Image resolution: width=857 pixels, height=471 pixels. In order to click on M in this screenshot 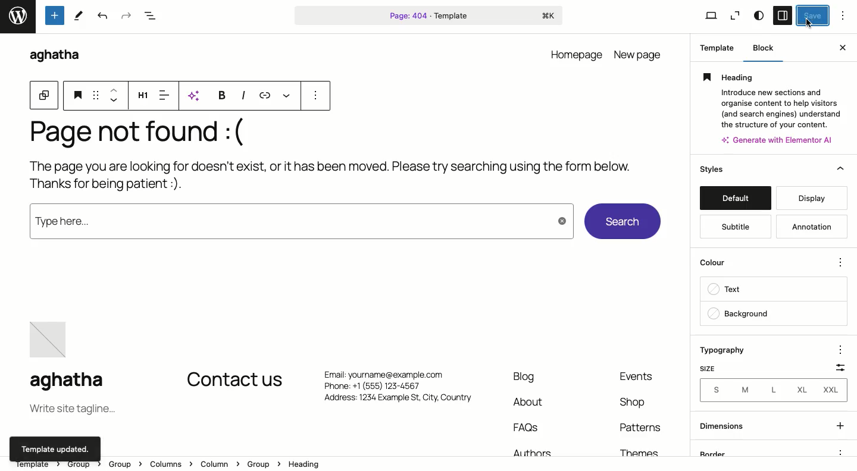, I will do `click(743, 390)`.